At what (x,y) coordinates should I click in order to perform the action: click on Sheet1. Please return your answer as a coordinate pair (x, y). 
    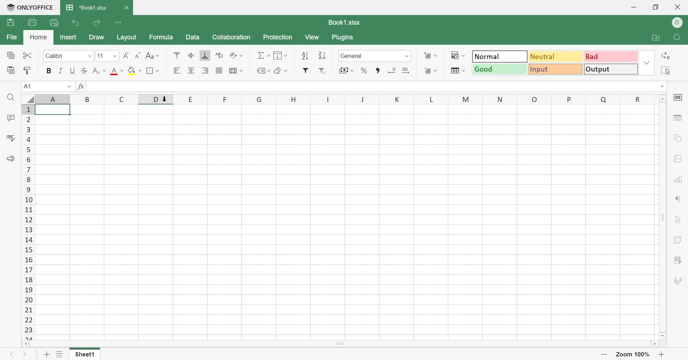
    Looking at the image, I should click on (85, 355).